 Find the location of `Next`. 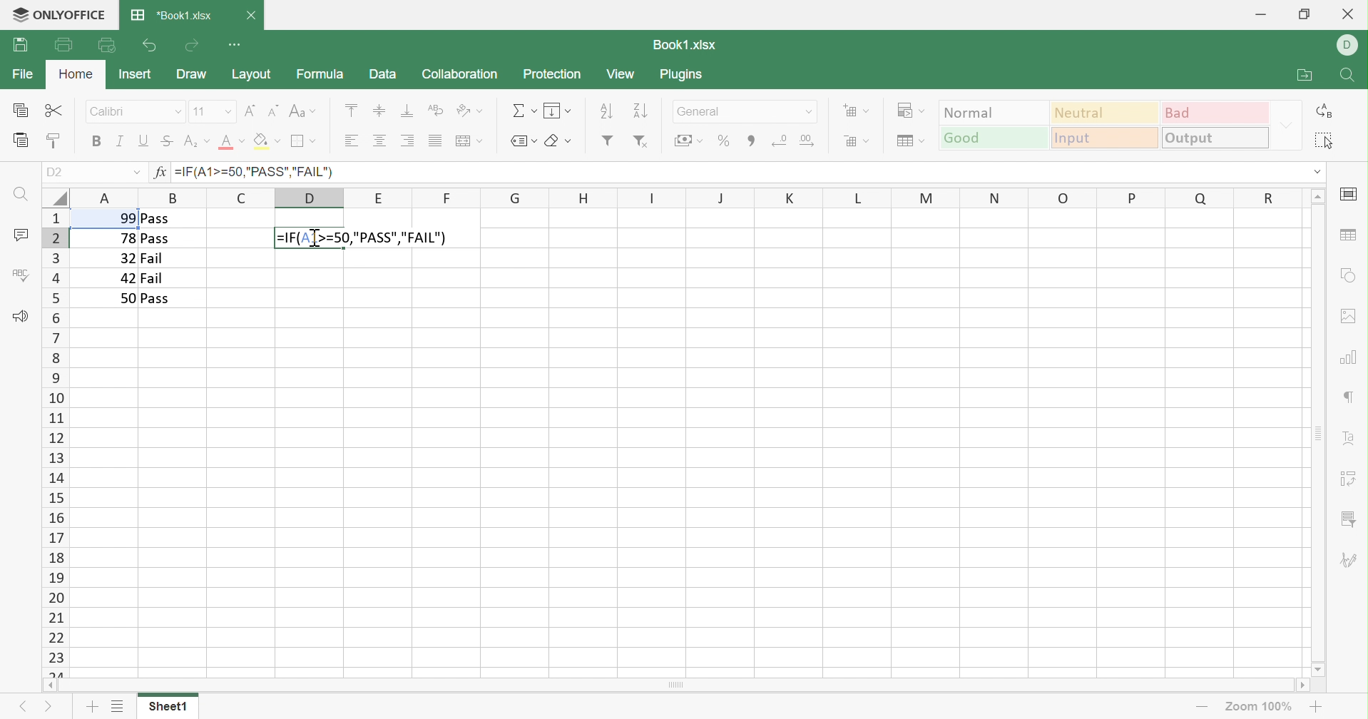

Next is located at coordinates (51, 710).